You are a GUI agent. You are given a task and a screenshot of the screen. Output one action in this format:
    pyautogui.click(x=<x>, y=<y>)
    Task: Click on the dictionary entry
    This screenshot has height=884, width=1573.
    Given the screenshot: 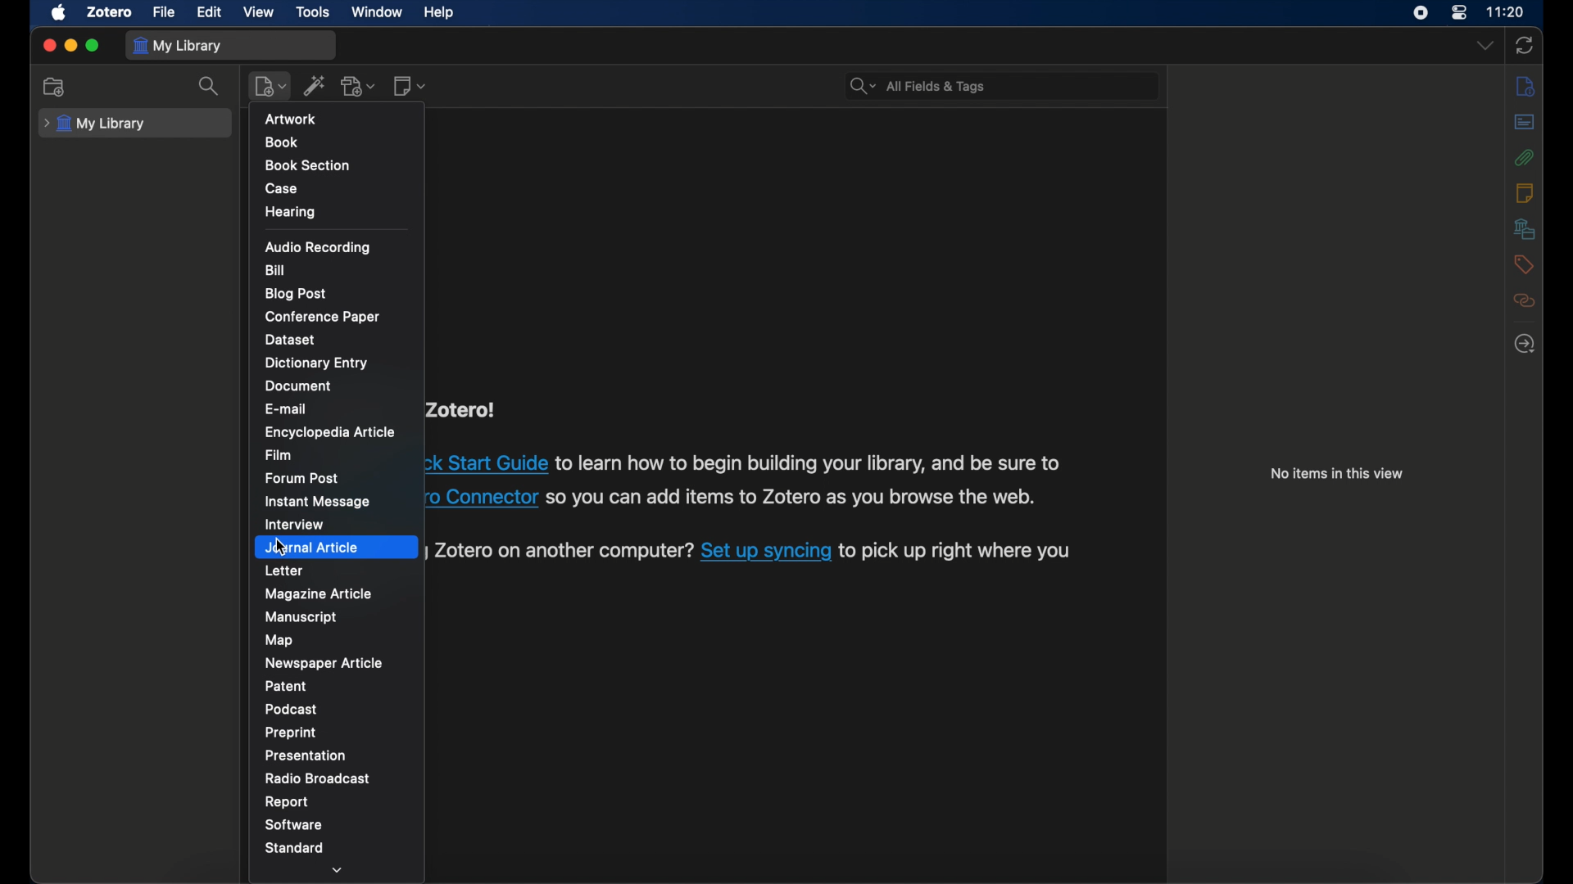 What is the action you would take?
    pyautogui.click(x=318, y=363)
    